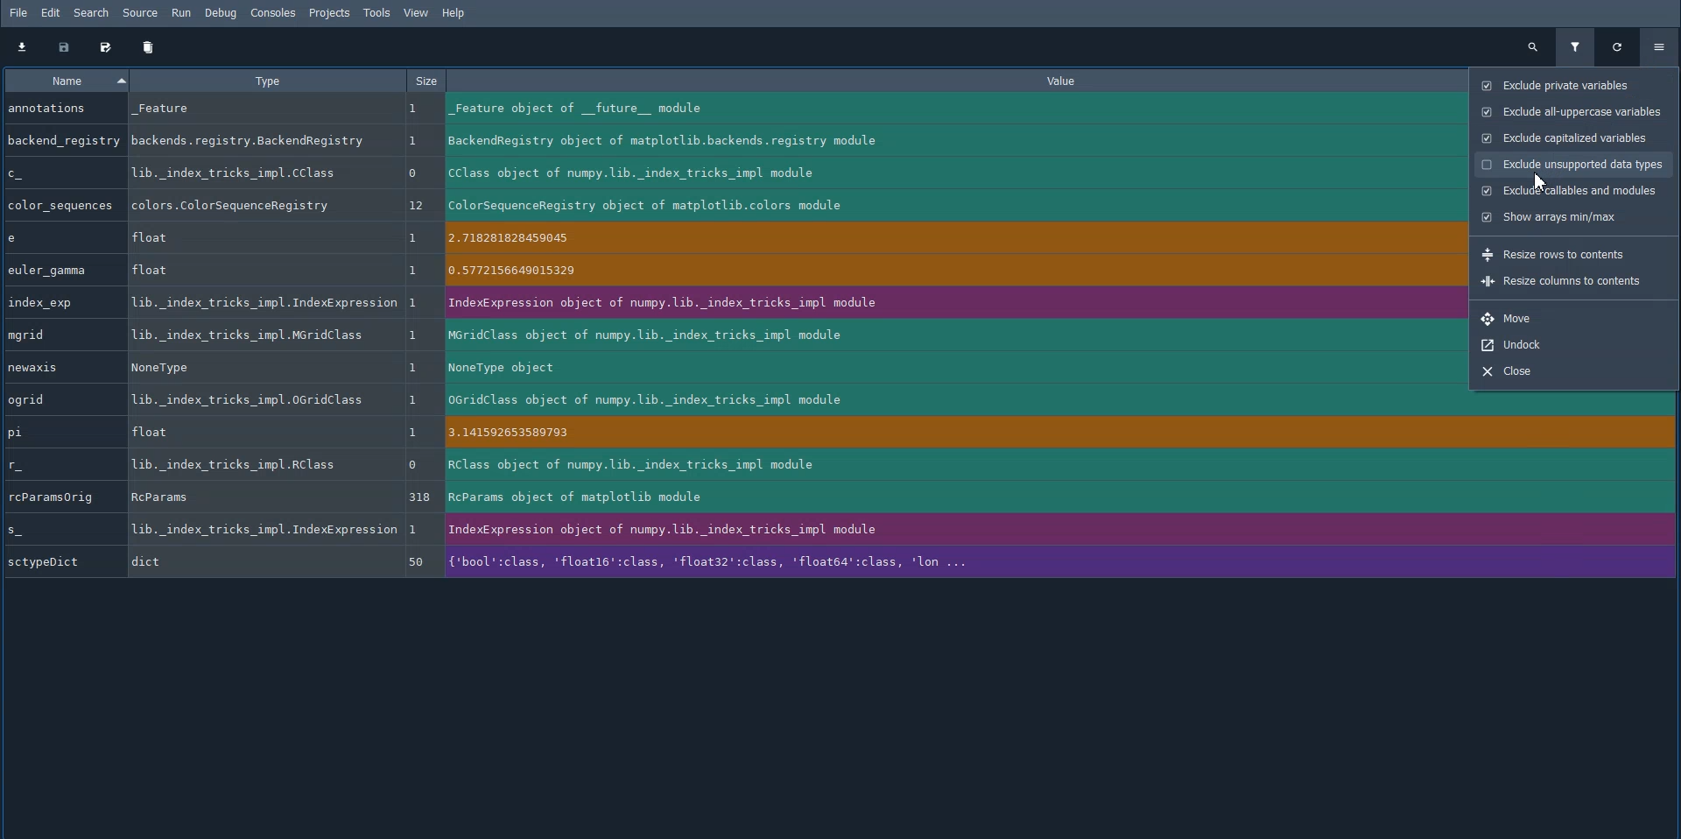 The height and width of the screenshot is (839, 1681). What do you see at coordinates (417, 402) in the screenshot?
I see `1` at bounding box center [417, 402].